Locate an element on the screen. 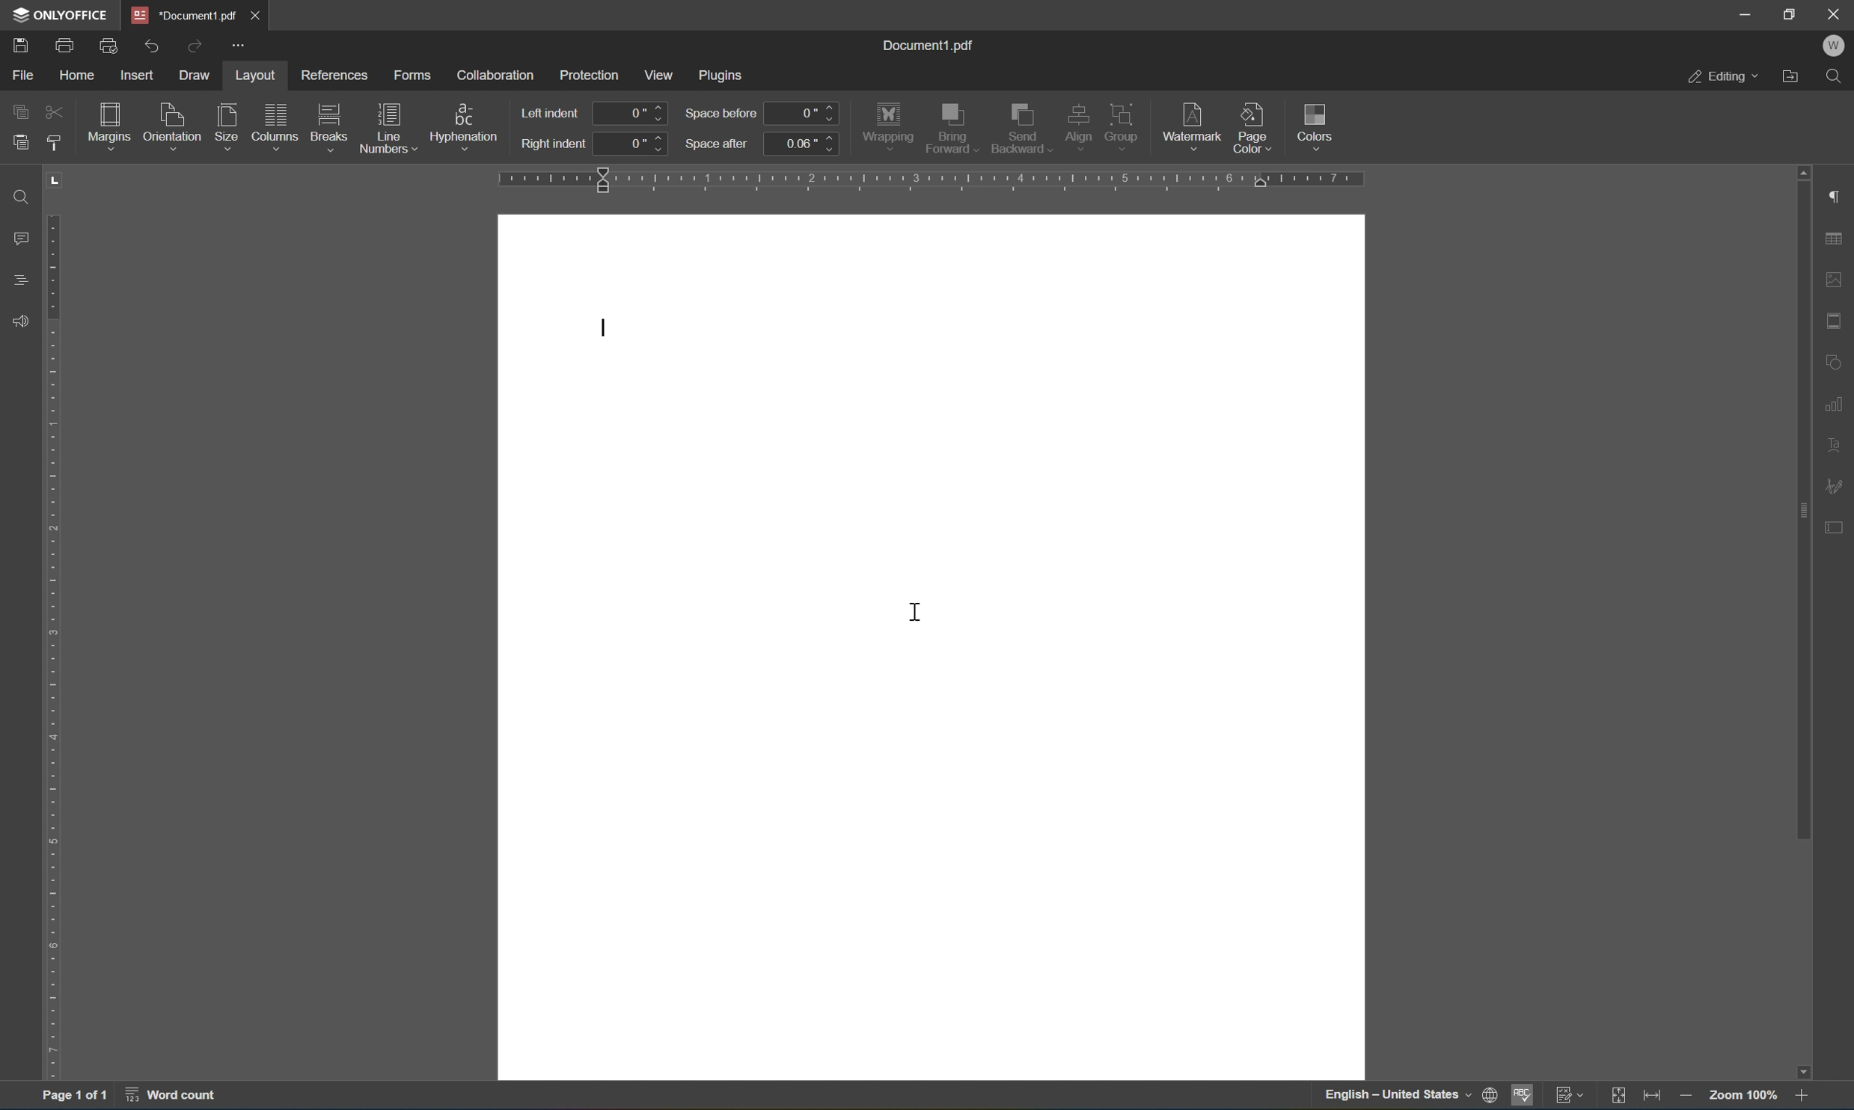  editing is located at coordinates (1722, 78).